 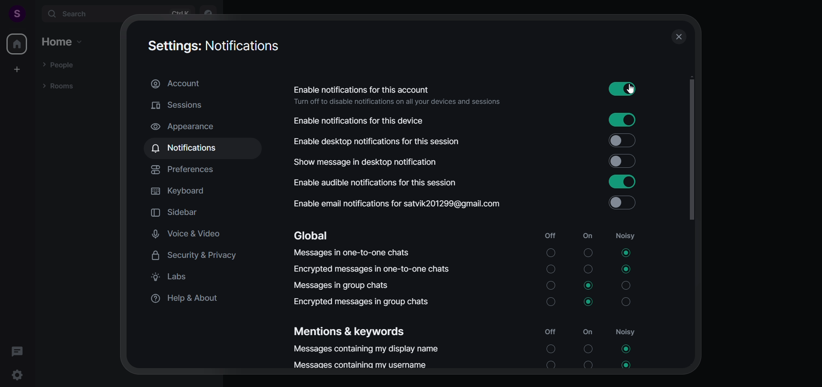 I want to click on help and about, so click(x=190, y=300).